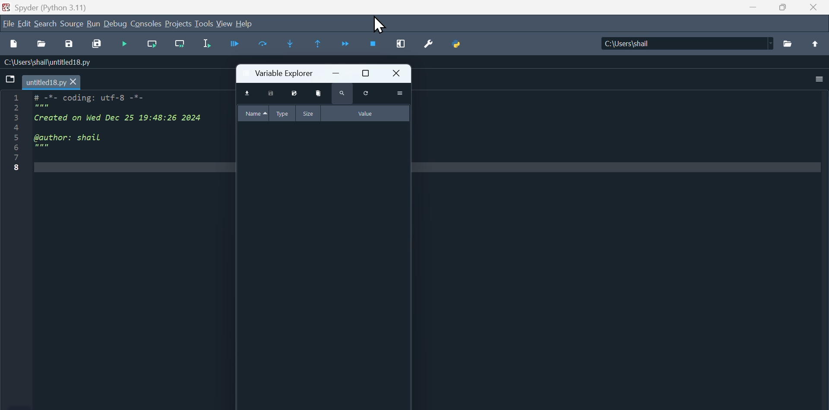 The height and width of the screenshot is (410, 829). Describe the element at coordinates (813, 8) in the screenshot. I see `Close` at that location.